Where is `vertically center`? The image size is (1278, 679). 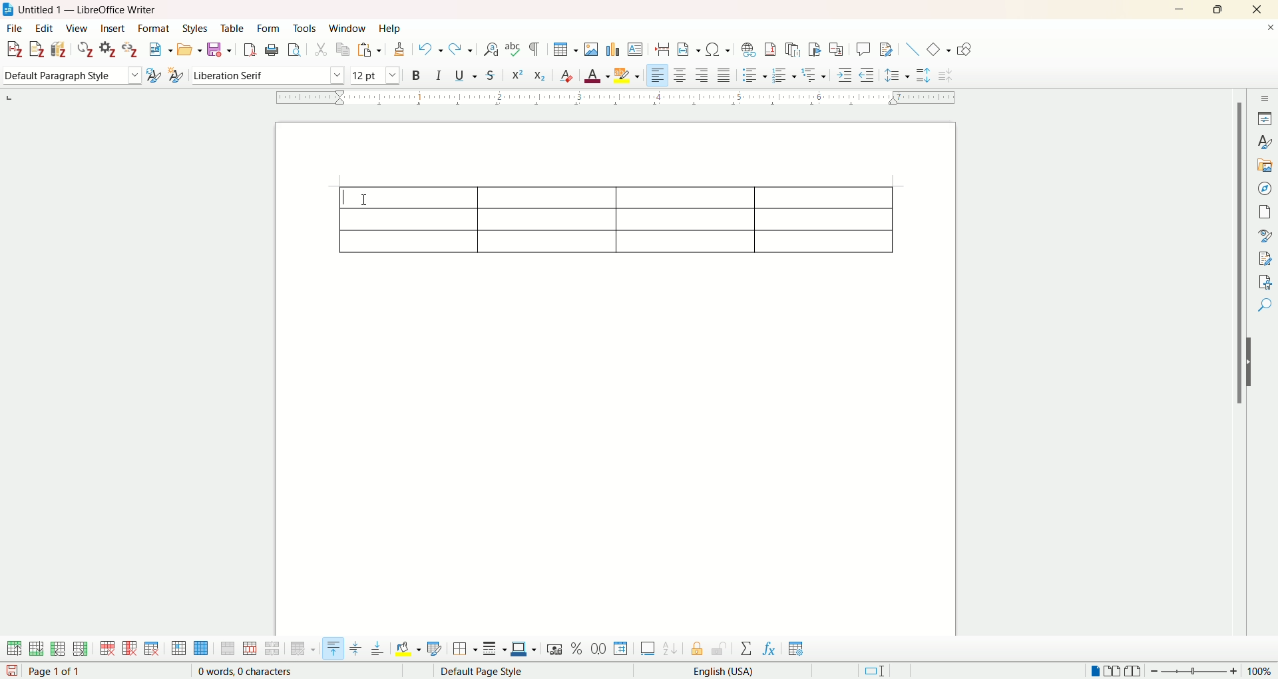 vertically center is located at coordinates (359, 648).